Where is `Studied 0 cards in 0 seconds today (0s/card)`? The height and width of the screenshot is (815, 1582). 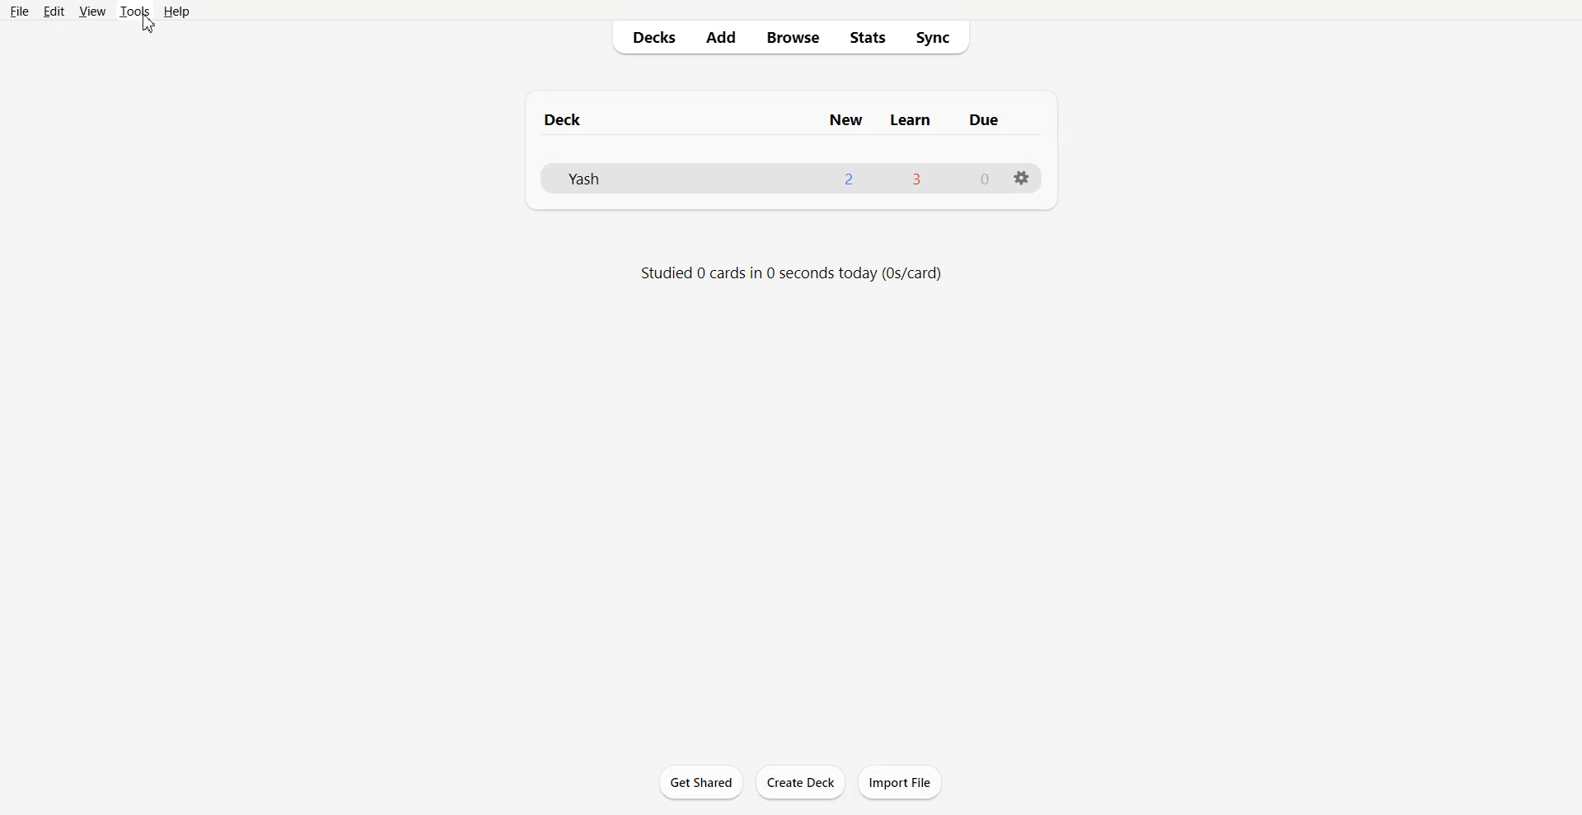 Studied 0 cards in 0 seconds today (0s/card) is located at coordinates (793, 273).